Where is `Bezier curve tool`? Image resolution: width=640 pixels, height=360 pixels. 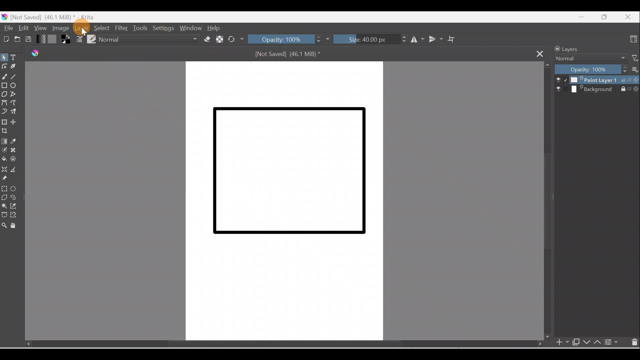
Bezier curve tool is located at coordinates (5, 103).